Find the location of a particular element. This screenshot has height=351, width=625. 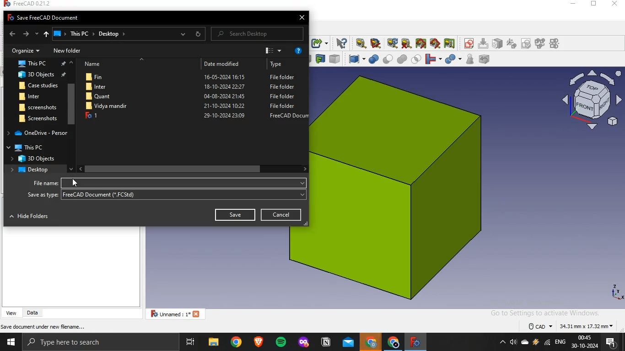

view is located at coordinates (272, 50).